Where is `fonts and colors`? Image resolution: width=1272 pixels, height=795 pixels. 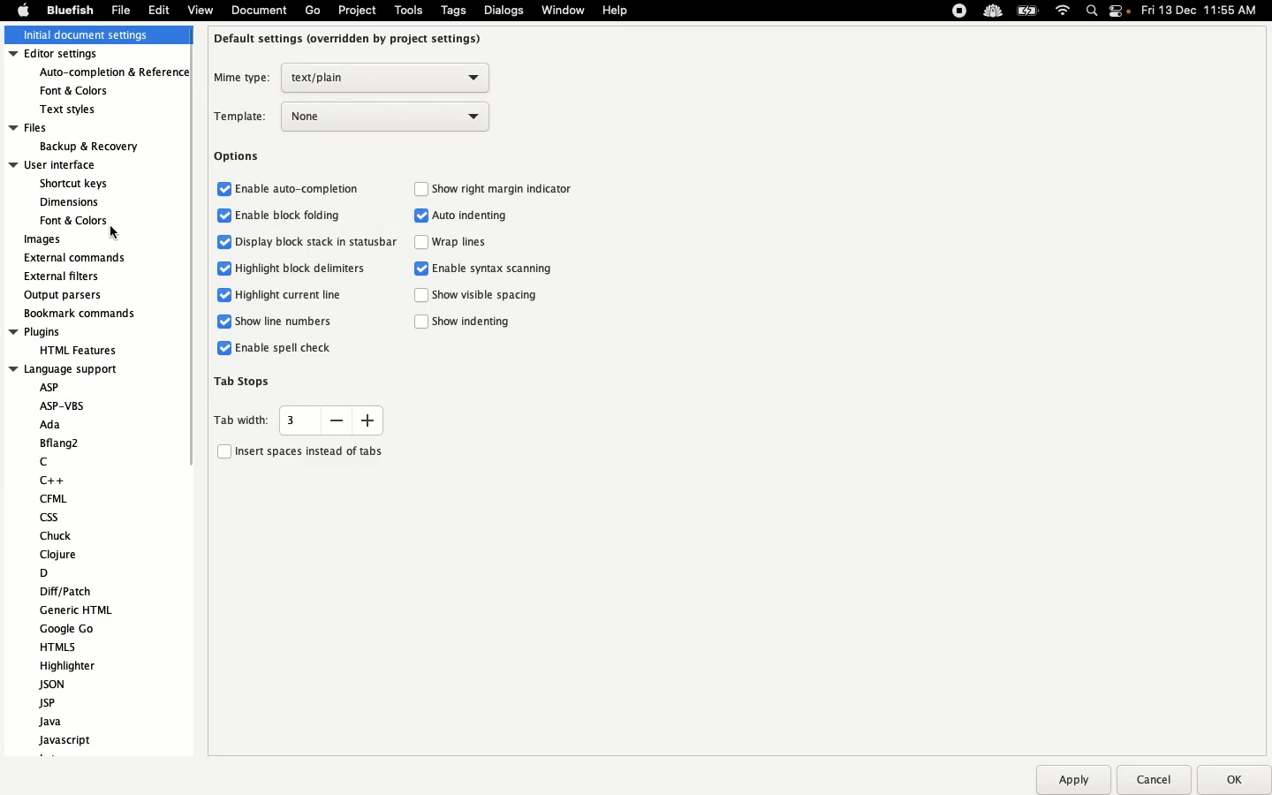
fonts and colors is located at coordinates (76, 220).